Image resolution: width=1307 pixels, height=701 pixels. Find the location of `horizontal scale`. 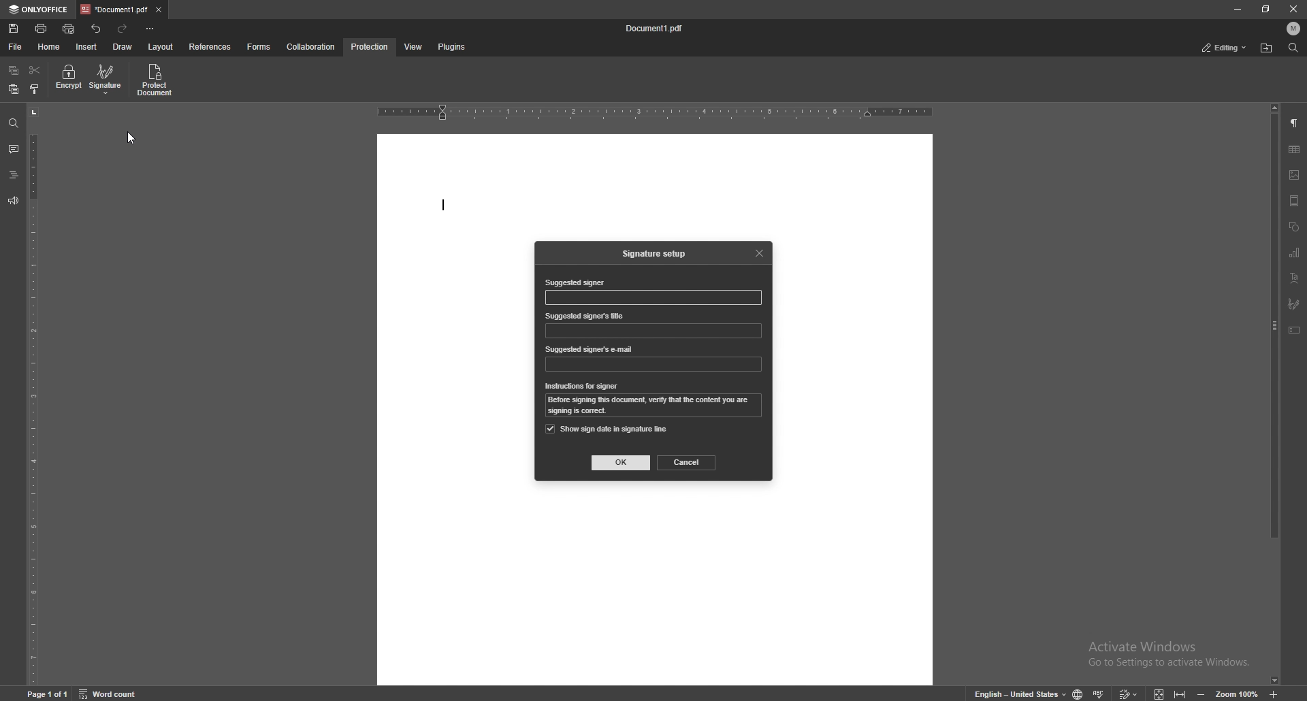

horizontal scale is located at coordinates (655, 113).